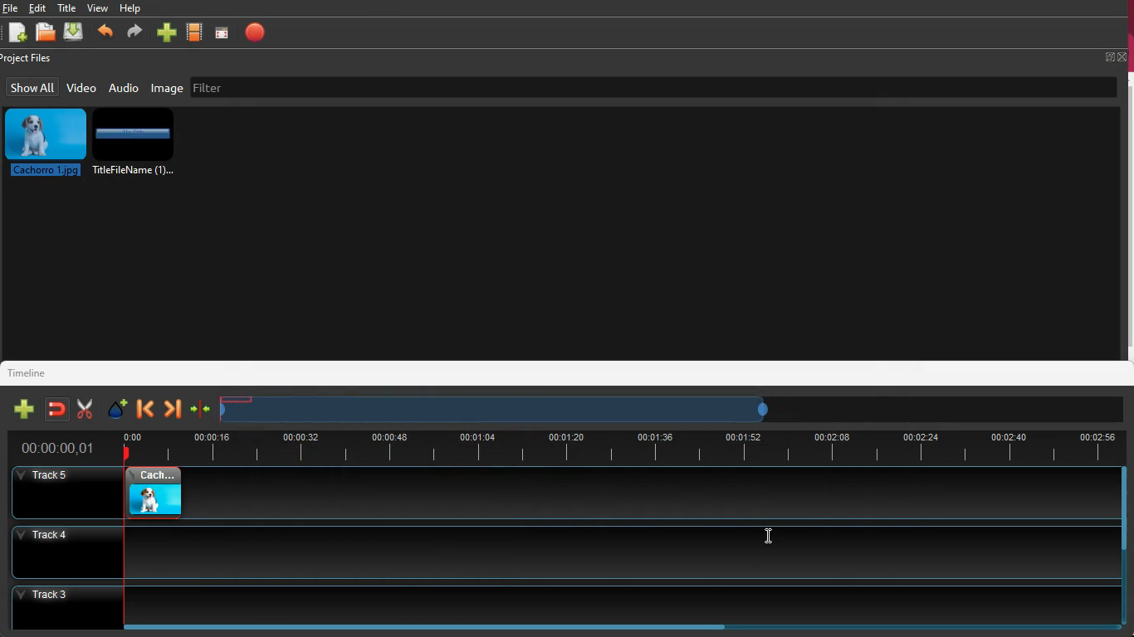  Describe the element at coordinates (138, 145) in the screenshot. I see `title` at that location.